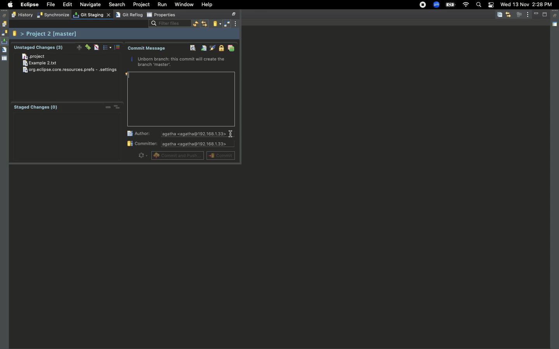 Image resolution: width=559 pixels, height=349 pixels. I want to click on Sort by state, so click(118, 47).